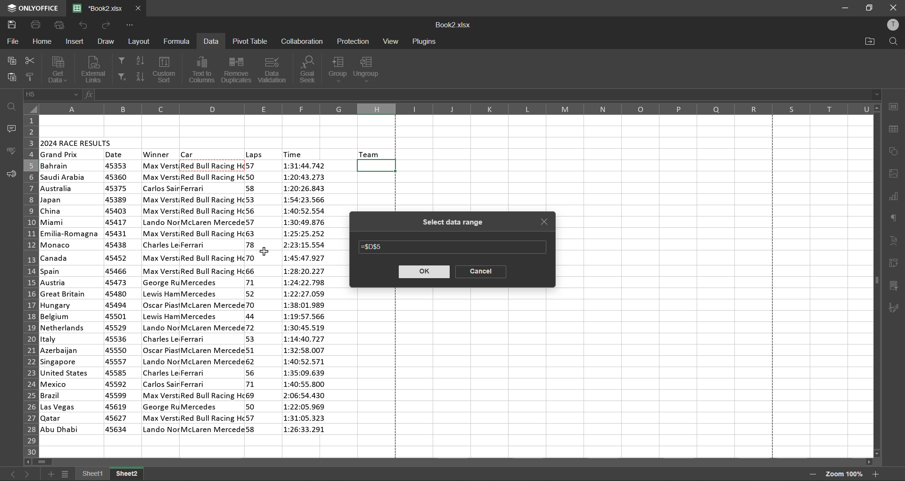 The width and height of the screenshot is (905, 481). I want to click on time, so click(294, 153).